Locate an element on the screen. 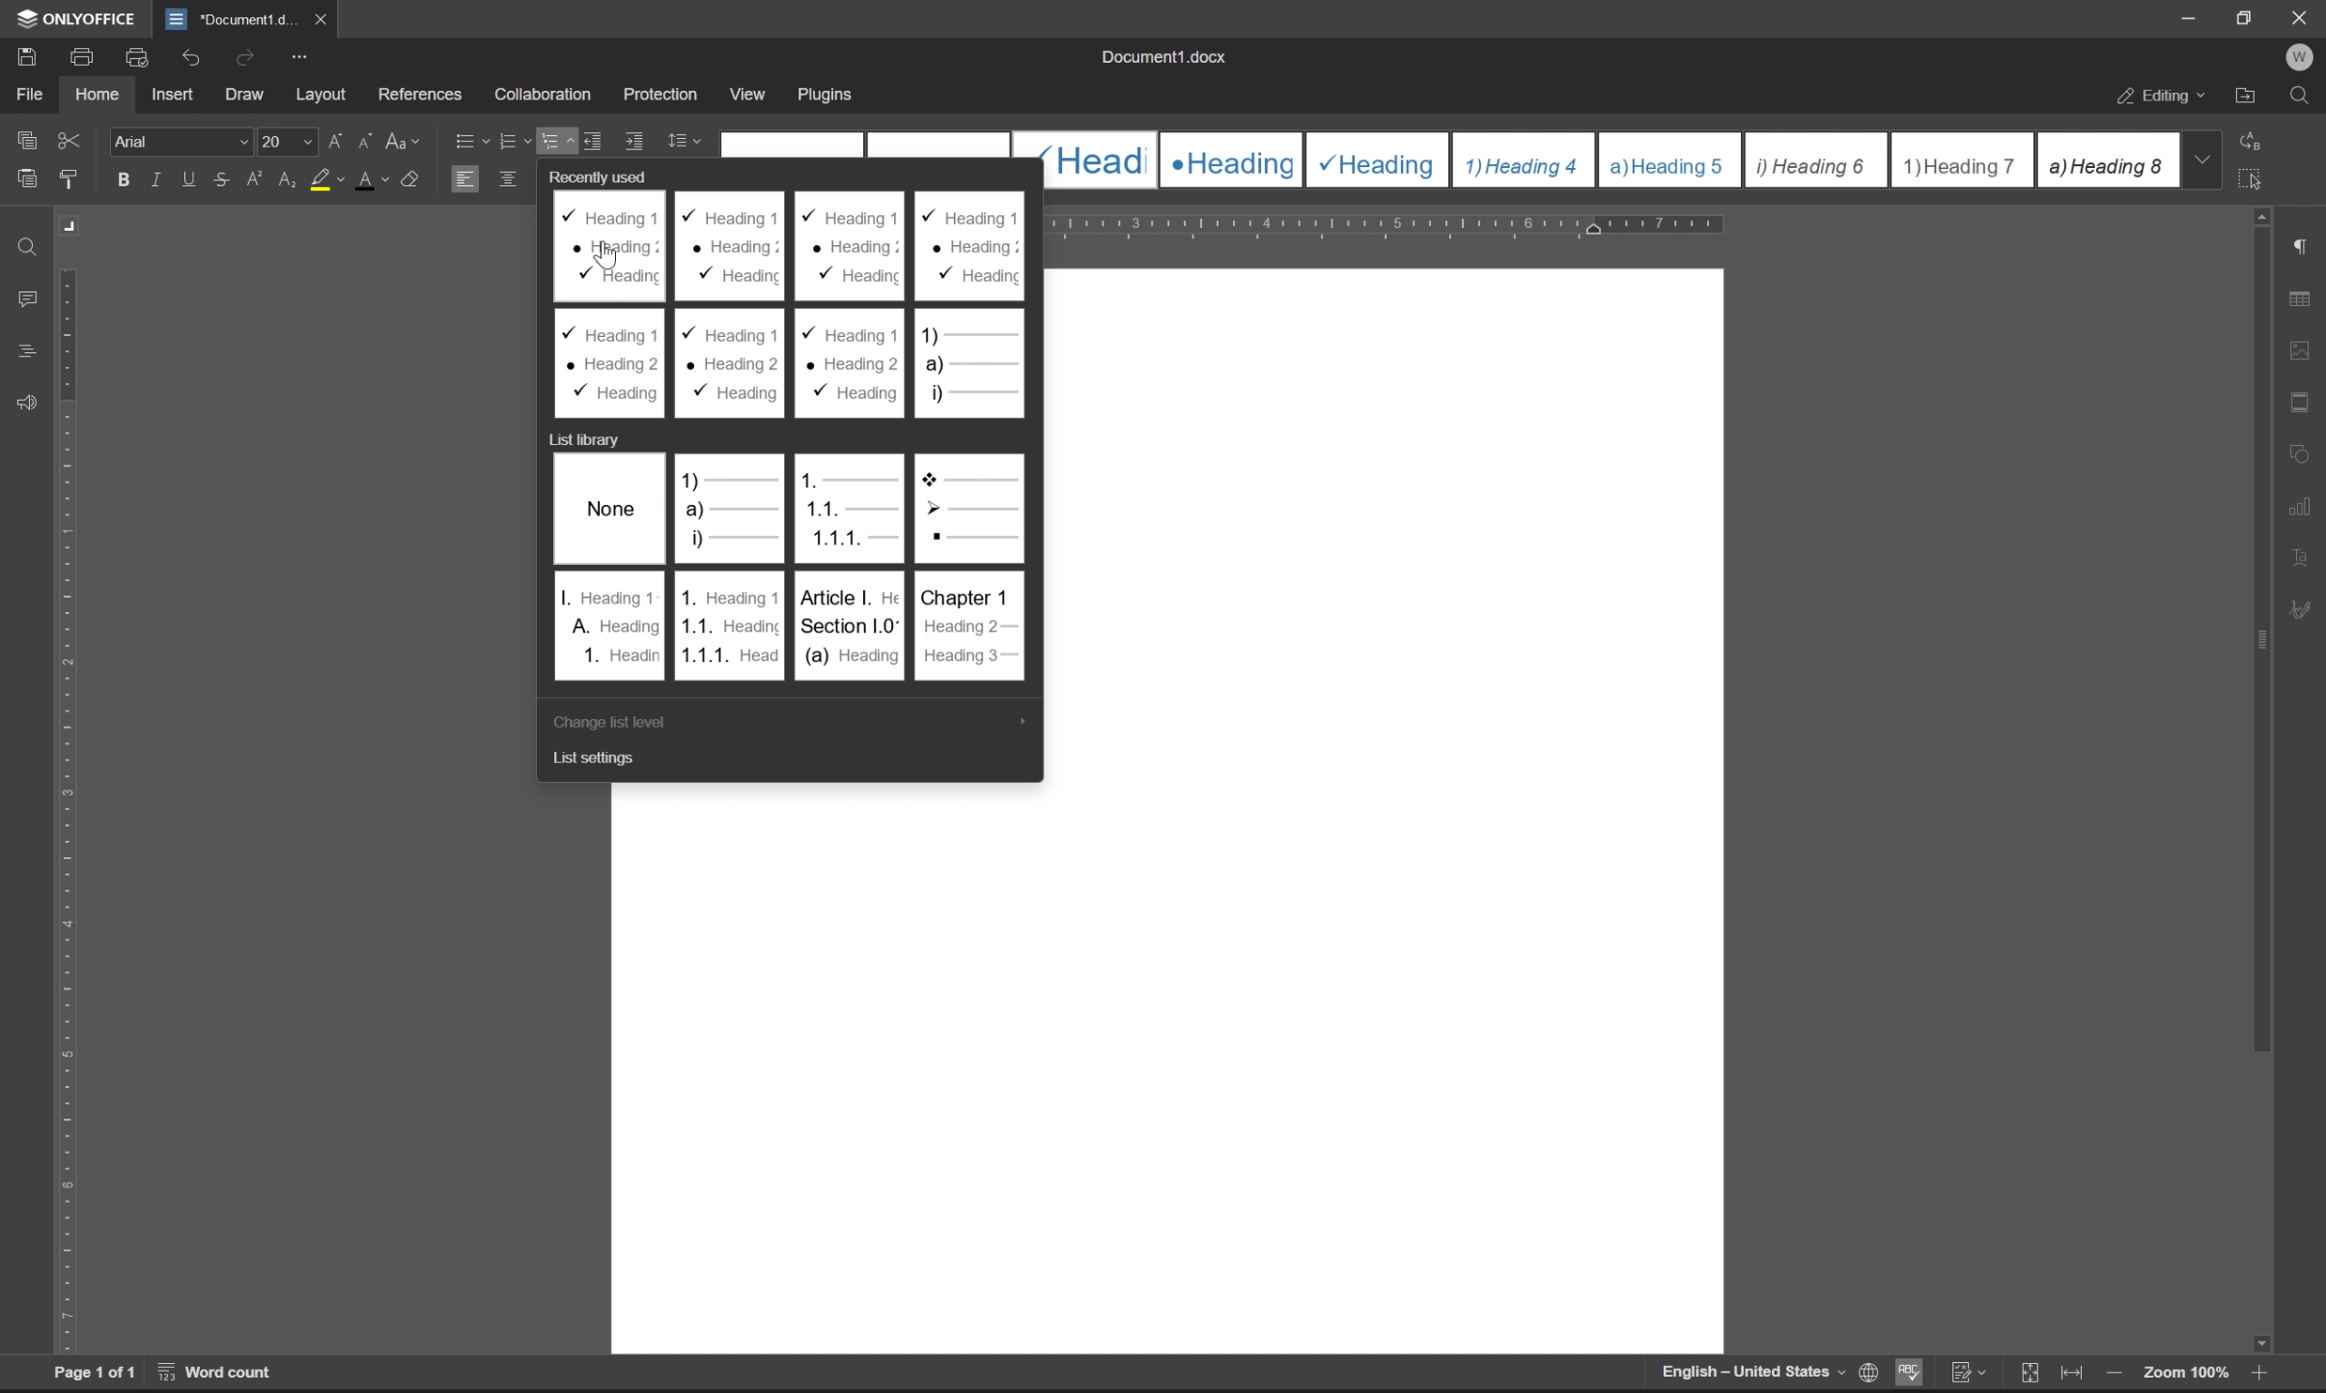  Heading 8 is located at coordinates (2106, 159).